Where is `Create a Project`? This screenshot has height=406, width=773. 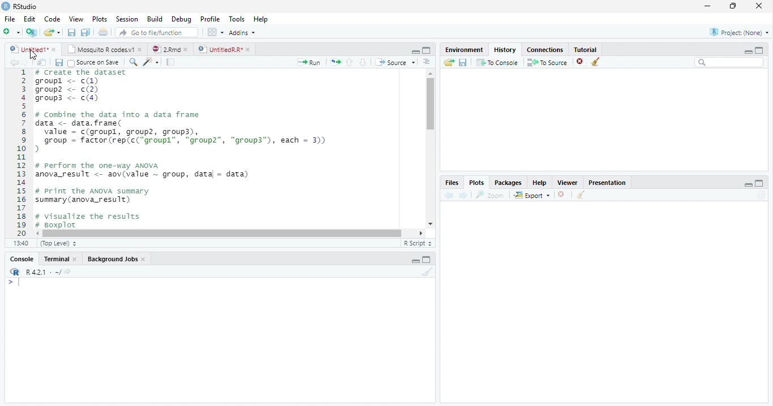 Create a Project is located at coordinates (32, 32).